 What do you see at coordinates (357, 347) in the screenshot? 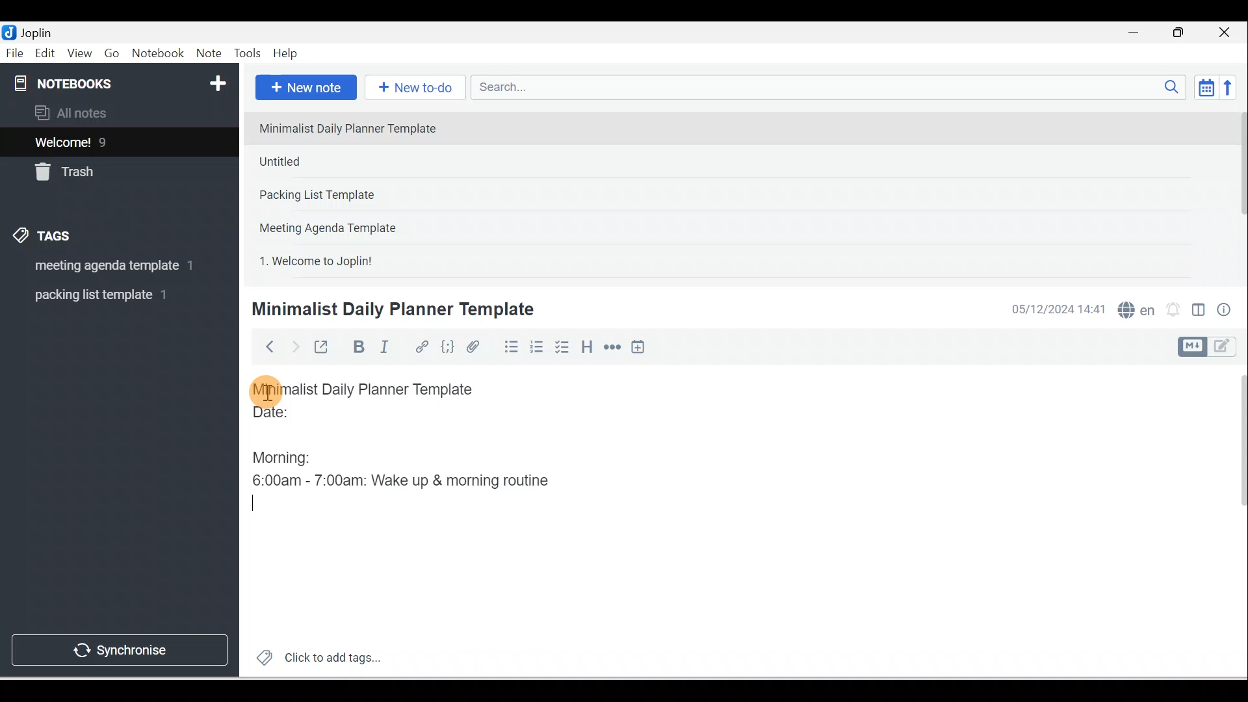
I see `Bold` at bounding box center [357, 347].